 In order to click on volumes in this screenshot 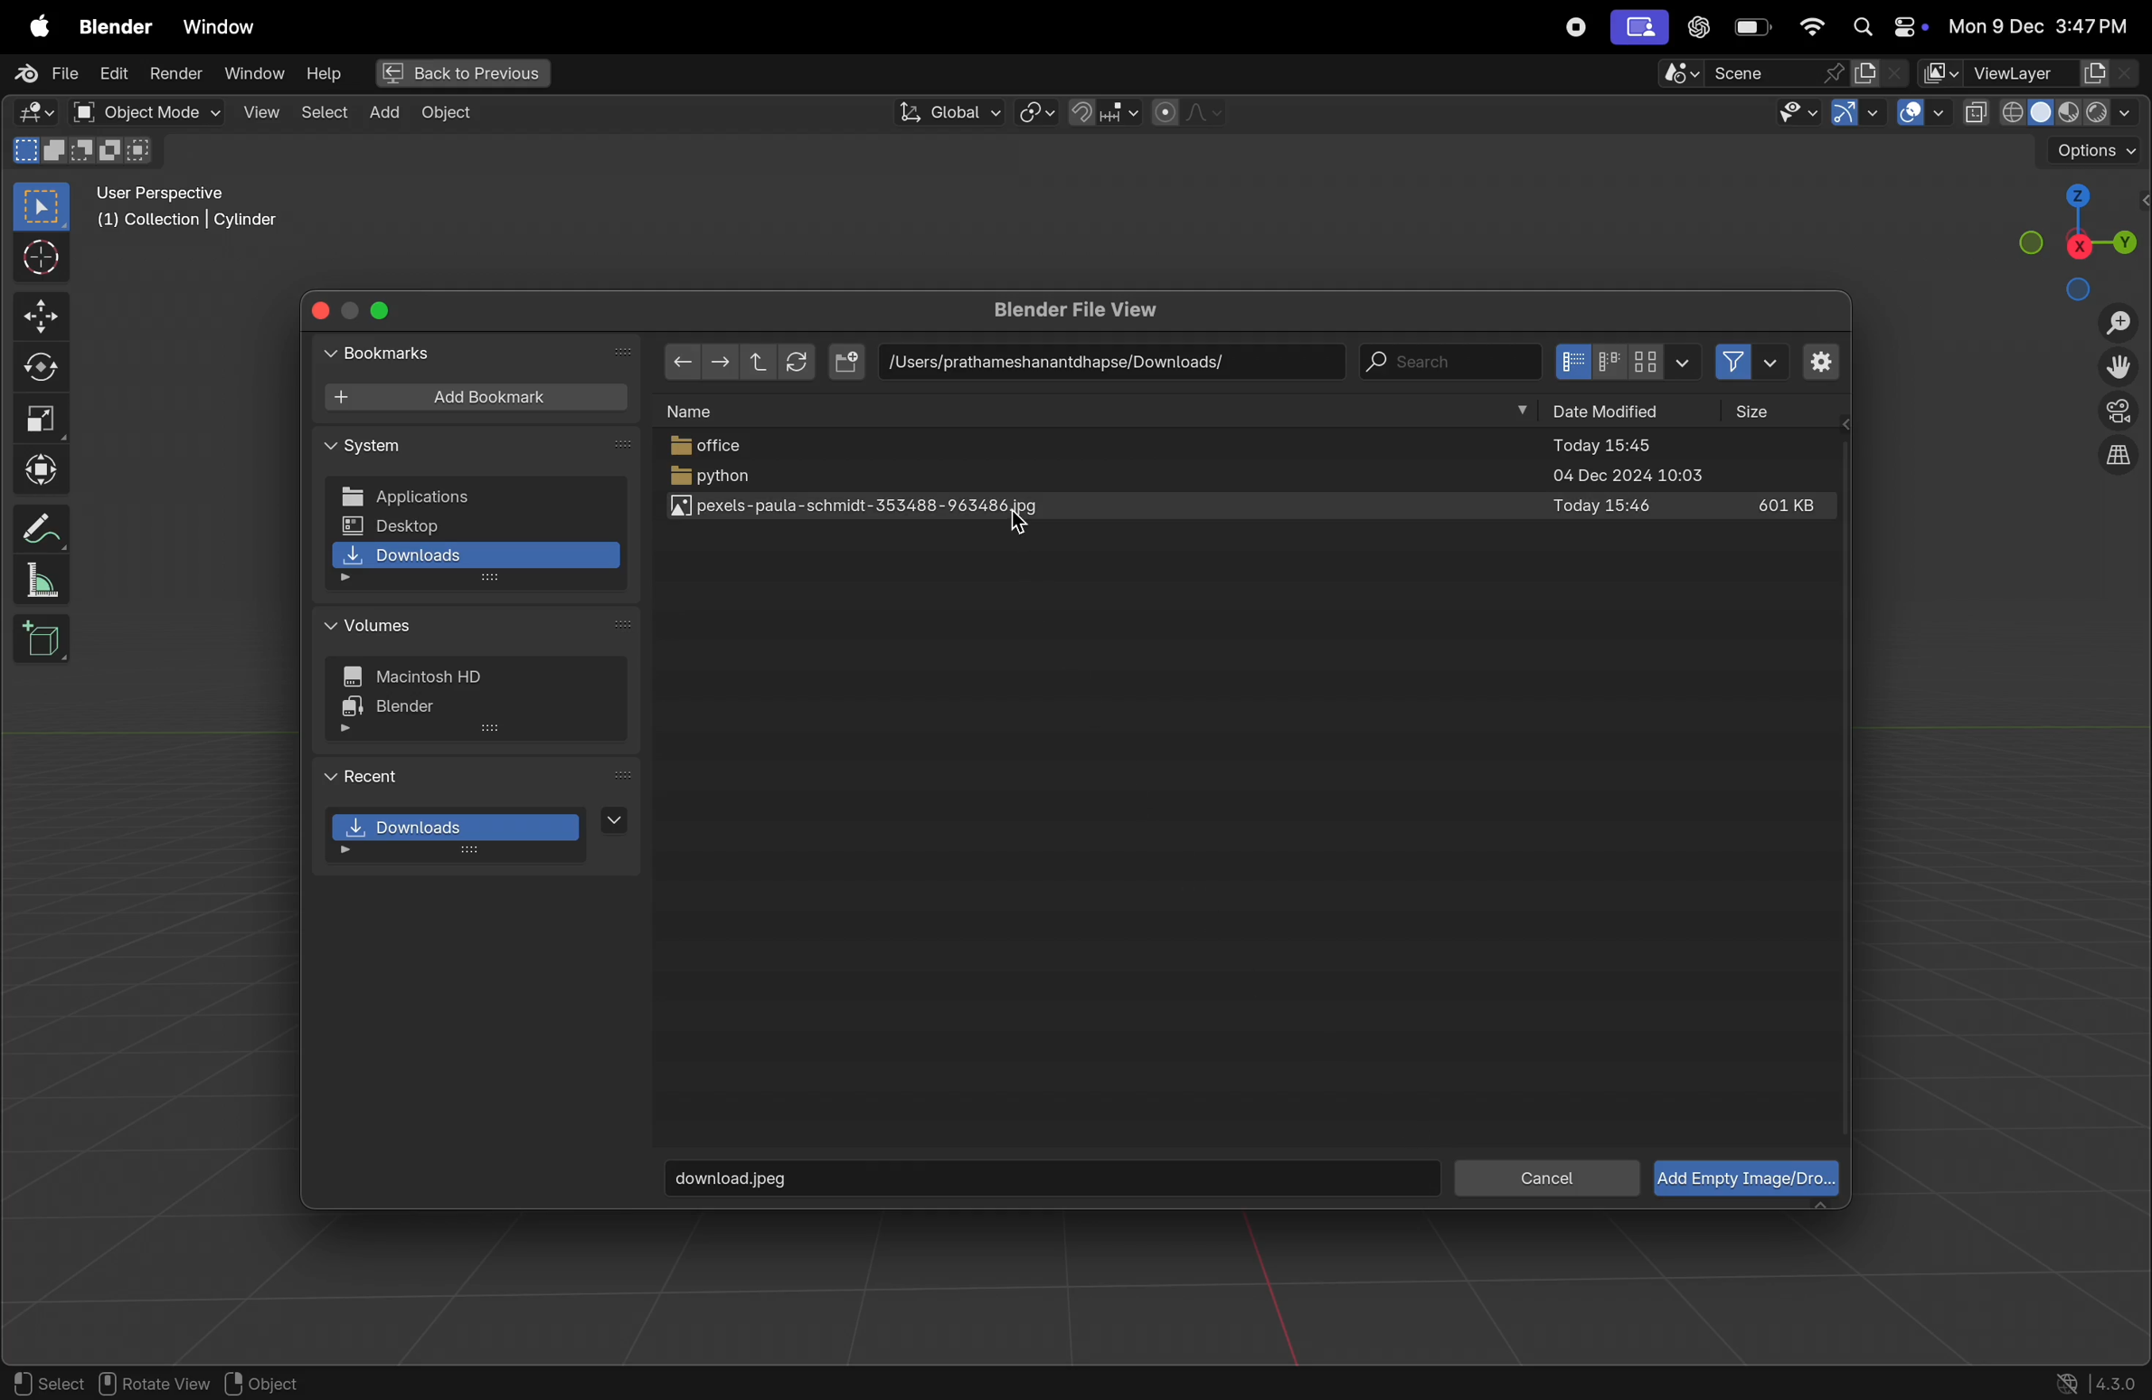, I will do `click(382, 627)`.